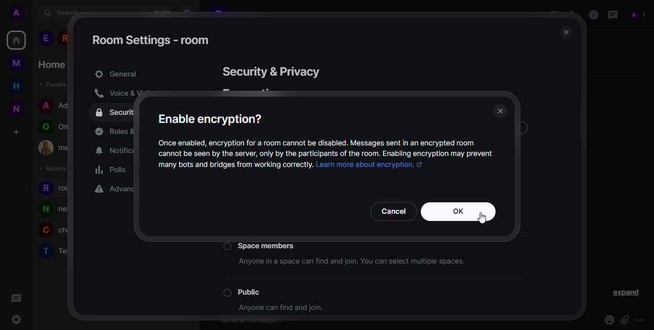 This screenshot has height=330, width=654. What do you see at coordinates (16, 86) in the screenshot?
I see `home` at bounding box center [16, 86].